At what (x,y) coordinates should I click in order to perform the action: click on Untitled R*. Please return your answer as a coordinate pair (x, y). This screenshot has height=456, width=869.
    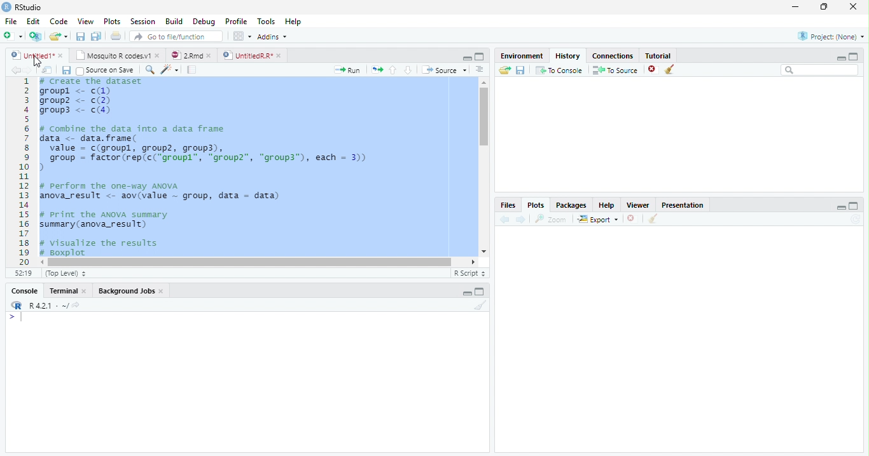
    Looking at the image, I should click on (252, 55).